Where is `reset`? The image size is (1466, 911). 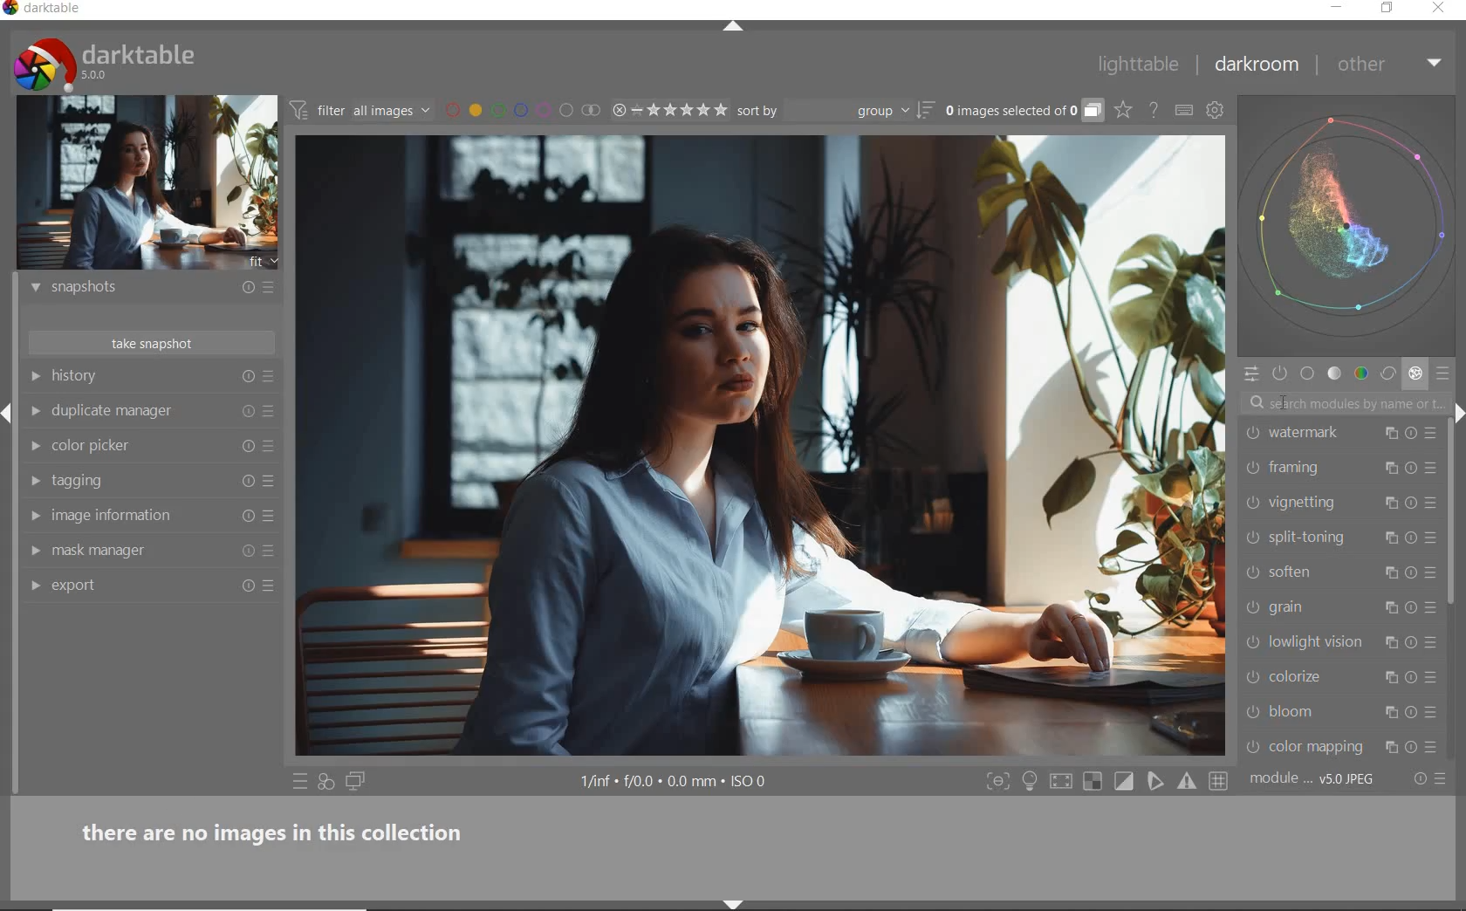 reset is located at coordinates (1414, 538).